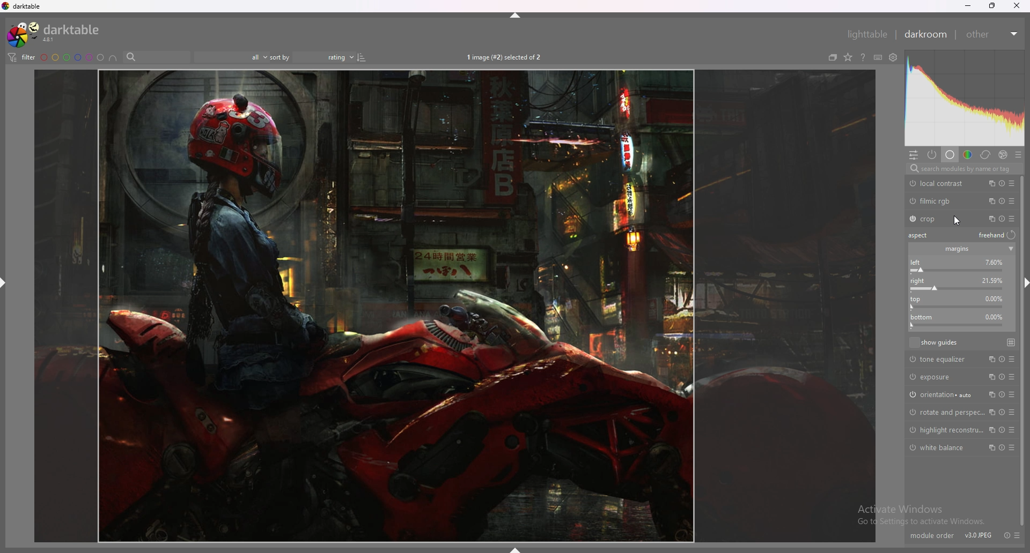  I want to click on module order, so click(932, 529).